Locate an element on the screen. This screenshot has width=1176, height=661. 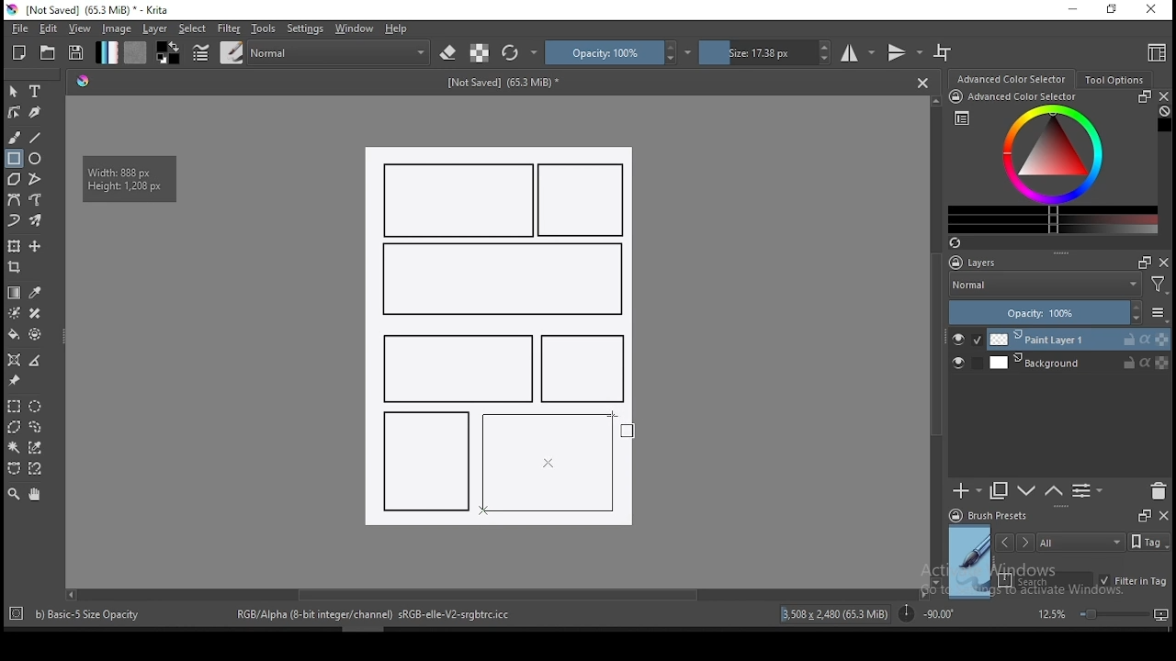
open is located at coordinates (48, 52).